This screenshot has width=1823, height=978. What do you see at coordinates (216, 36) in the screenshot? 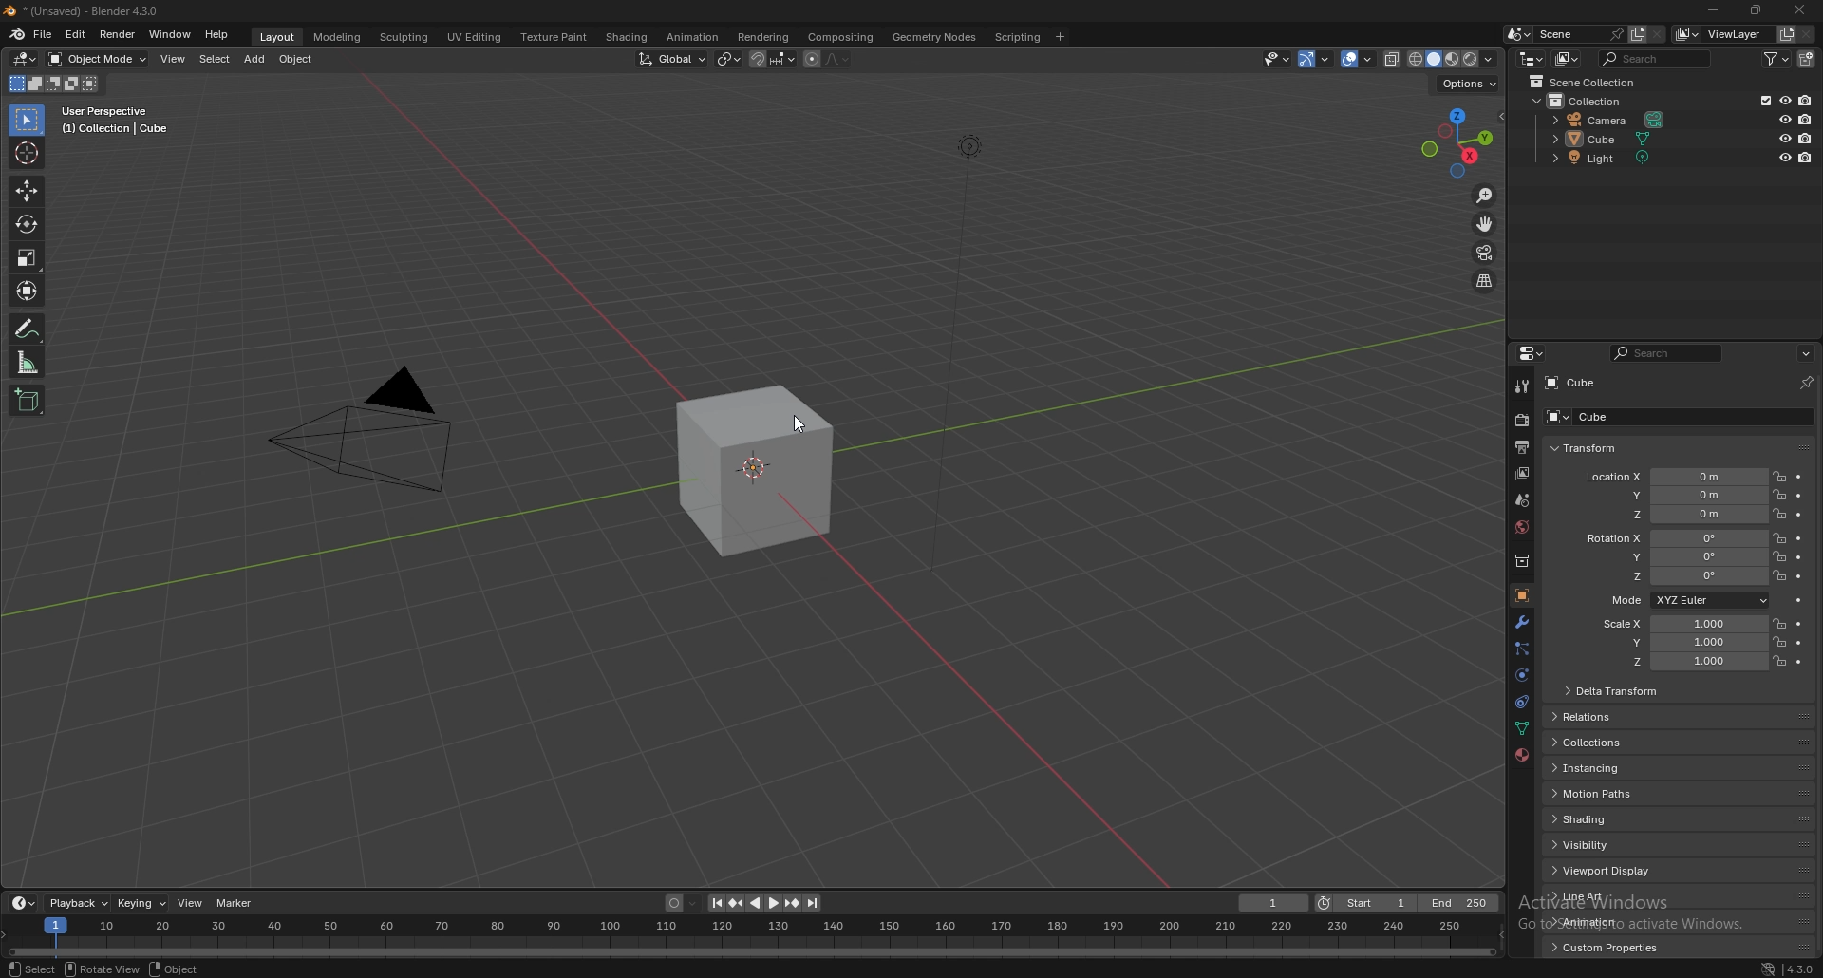
I see `help` at bounding box center [216, 36].